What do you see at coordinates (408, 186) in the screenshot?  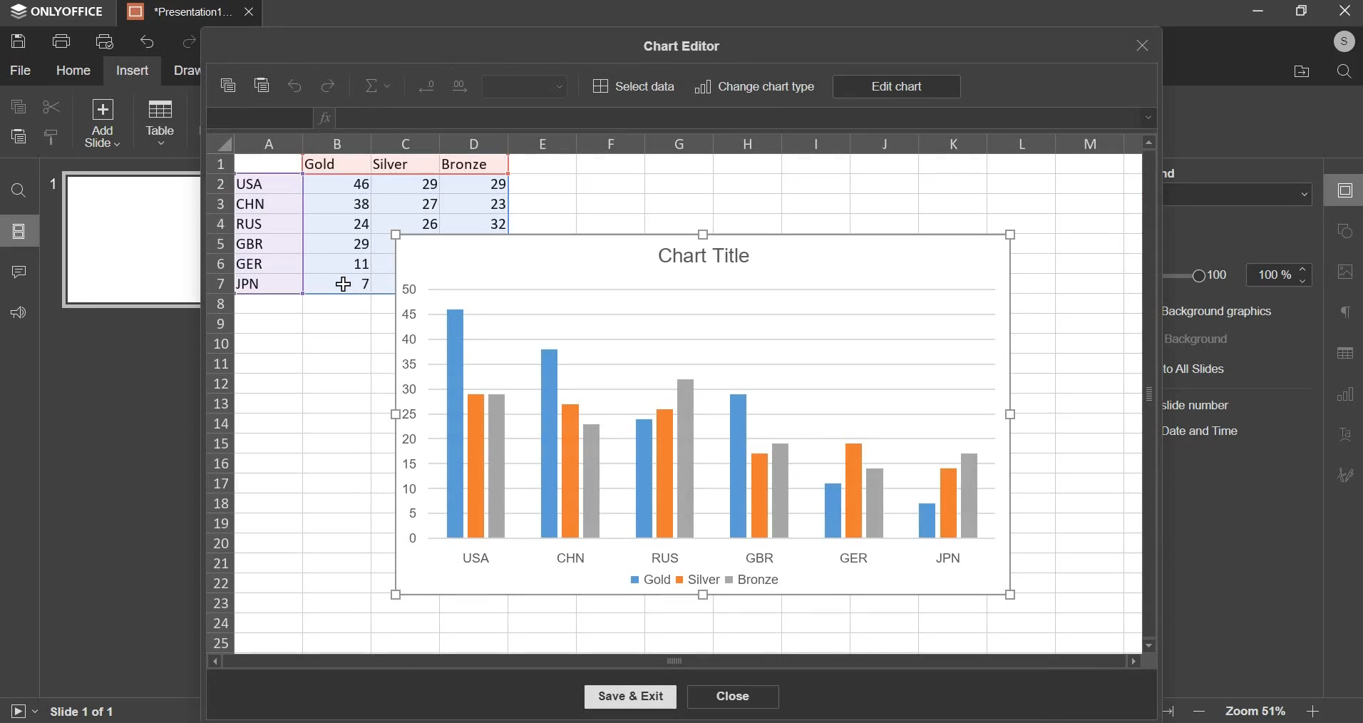 I see `29` at bounding box center [408, 186].